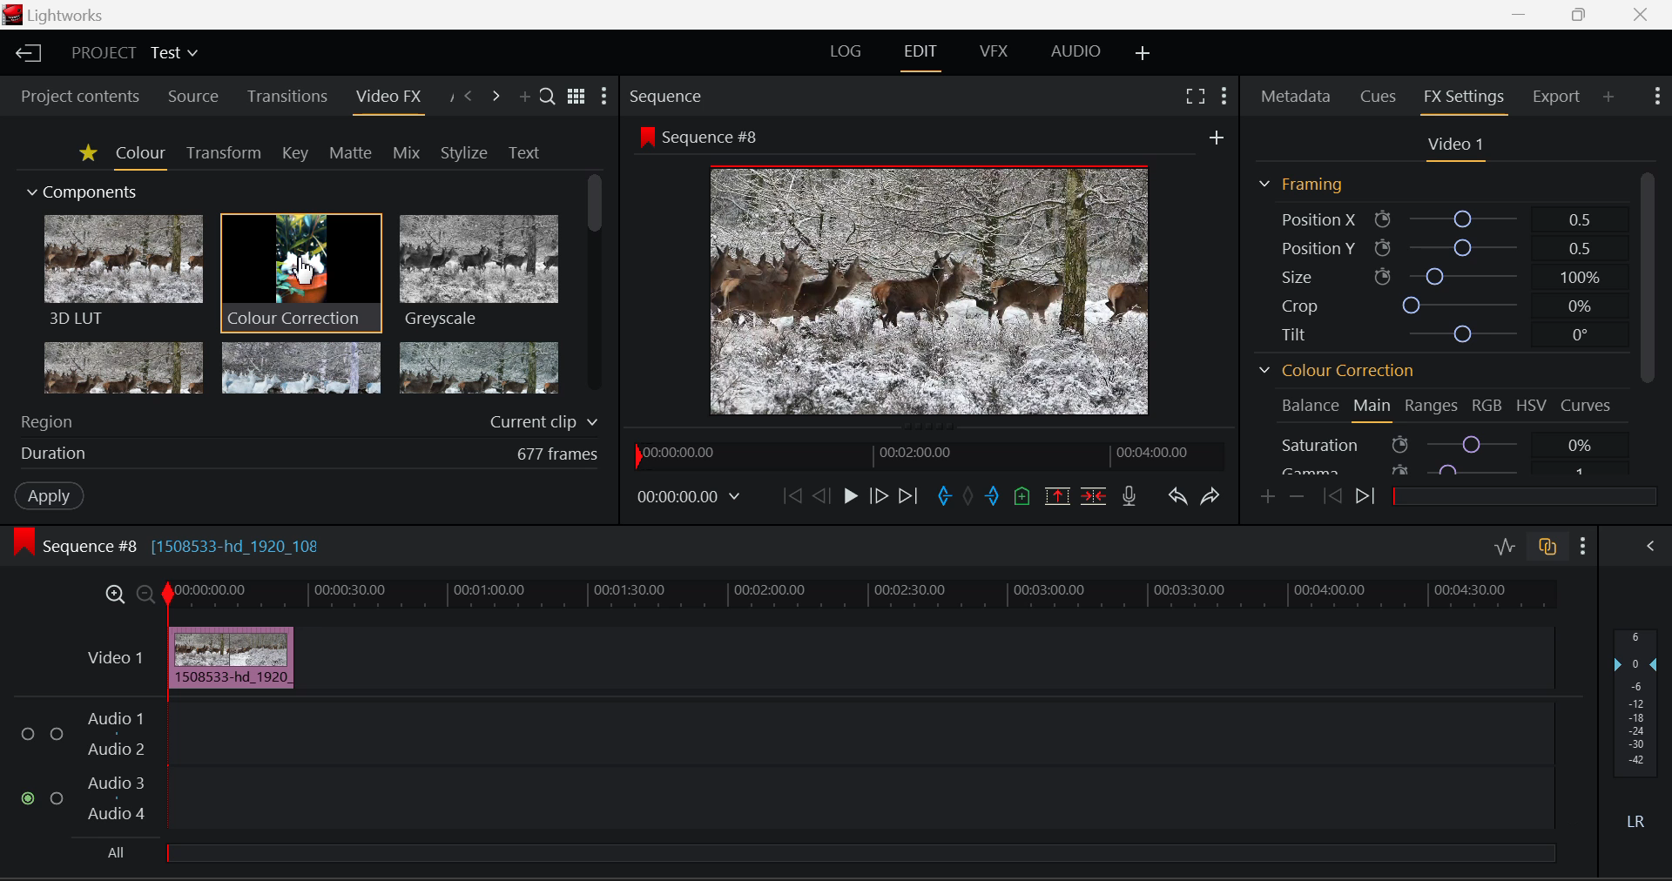 The height and width of the screenshot is (881, 1672). What do you see at coordinates (848, 55) in the screenshot?
I see `LOG Layout` at bounding box center [848, 55].